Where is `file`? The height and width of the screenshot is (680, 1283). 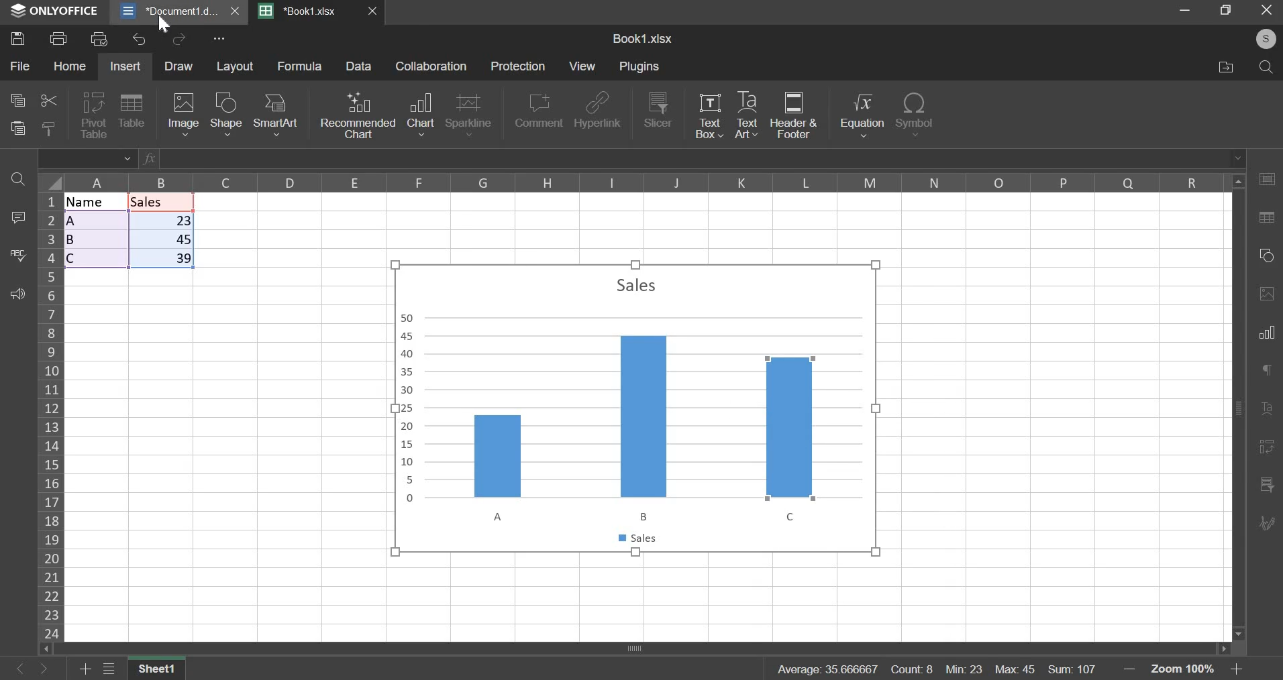 file is located at coordinates (20, 66).